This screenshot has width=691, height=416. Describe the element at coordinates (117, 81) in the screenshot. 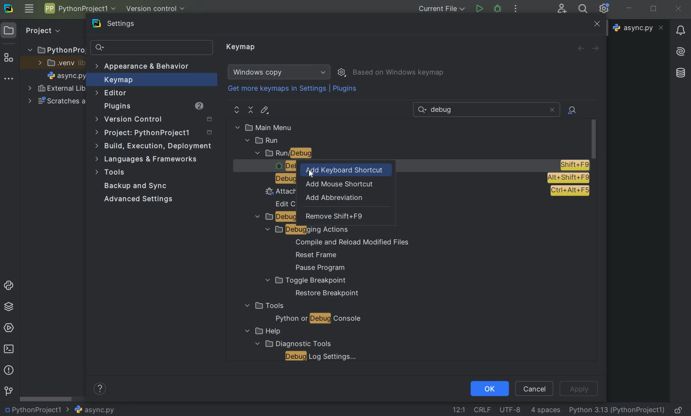

I see `keymap` at that location.